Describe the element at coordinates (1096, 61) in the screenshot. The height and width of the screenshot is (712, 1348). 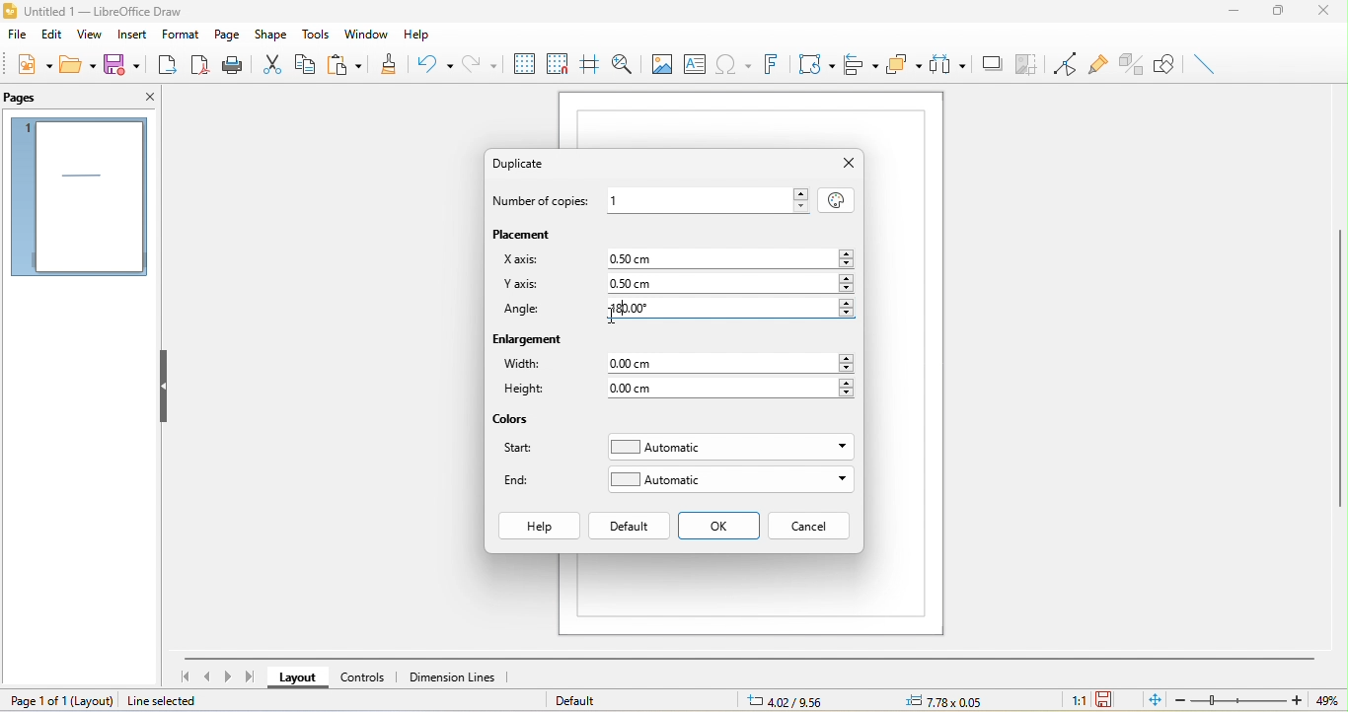
I see `gluepoint function` at that location.